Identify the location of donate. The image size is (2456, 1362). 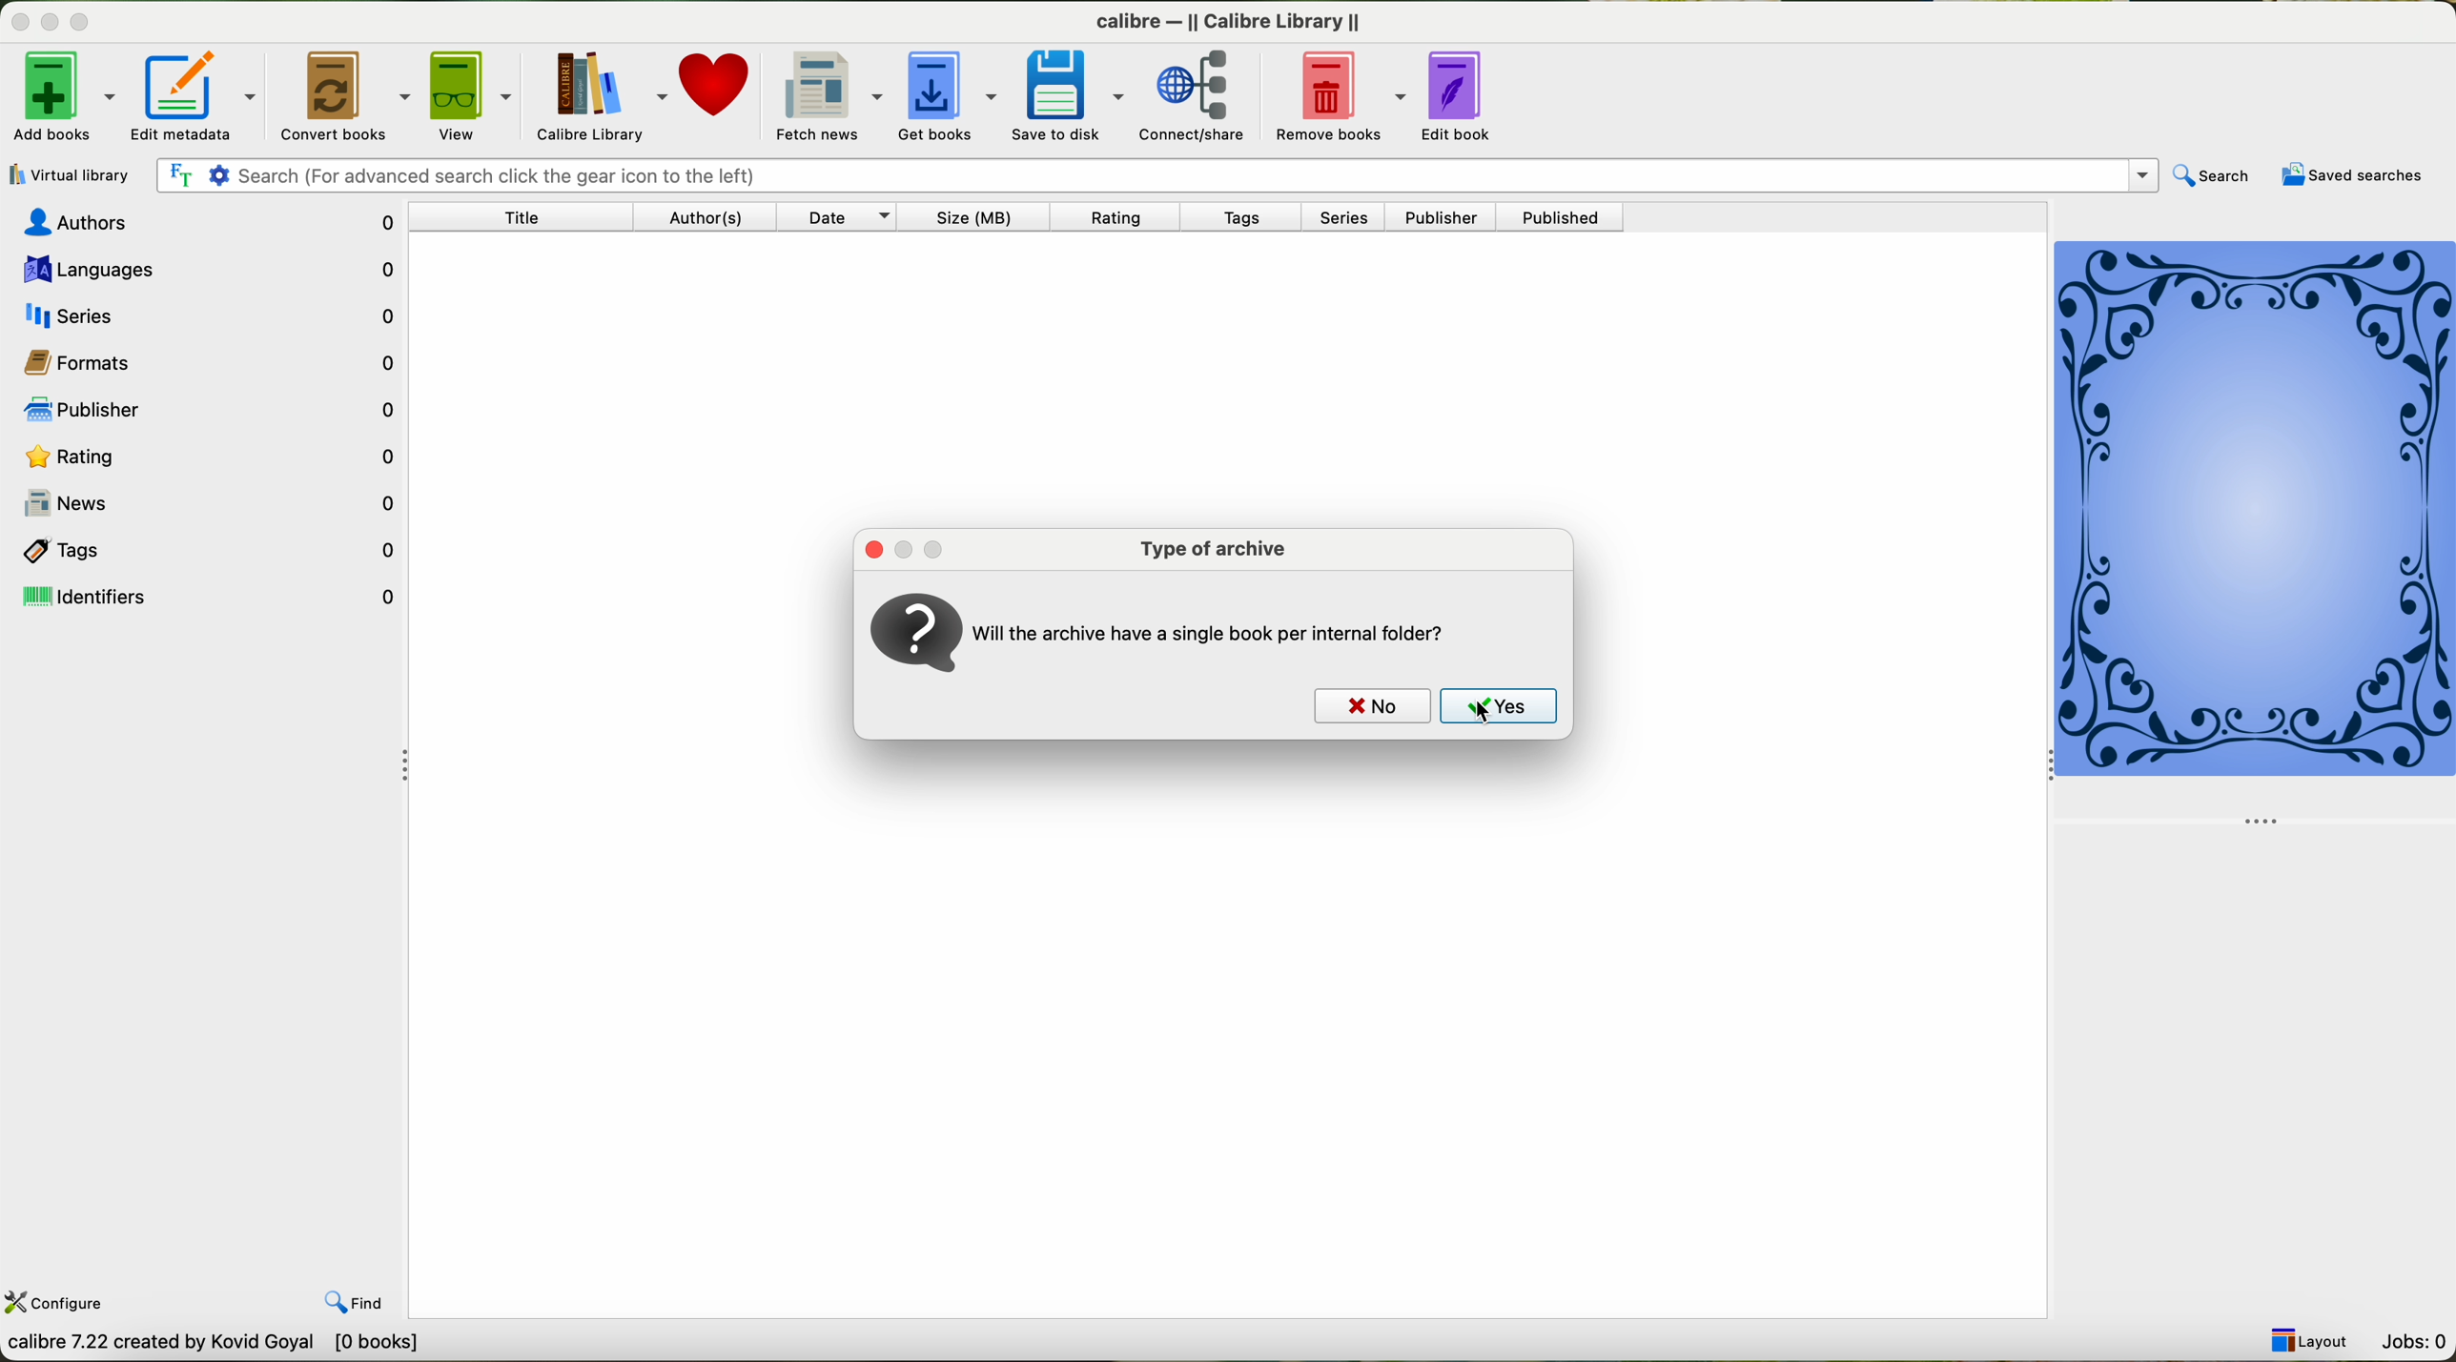
(715, 89).